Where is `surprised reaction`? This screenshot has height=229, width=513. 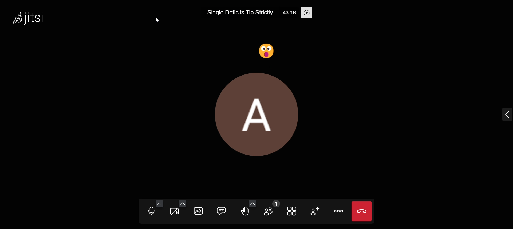
surprised reaction is located at coordinates (269, 49).